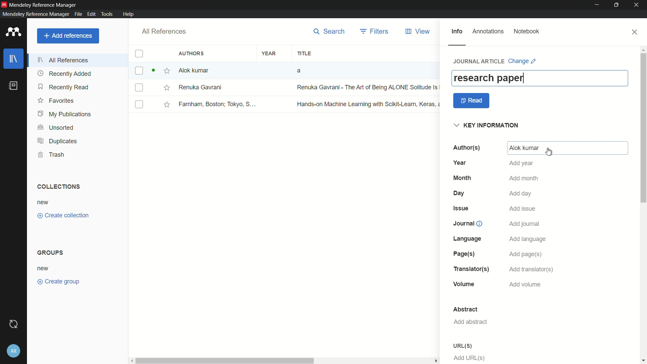 Image resolution: width=647 pixels, height=364 pixels. Describe the element at coordinates (240, 70) in the screenshot. I see `book-1` at that location.